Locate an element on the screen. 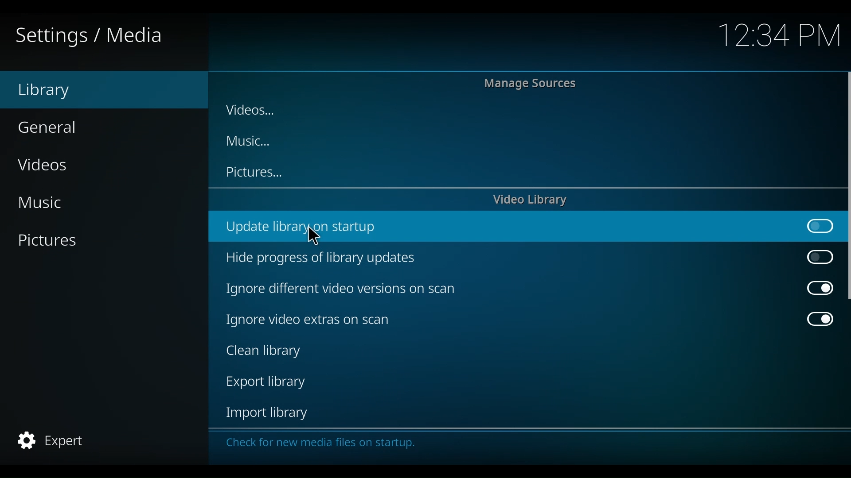 The width and height of the screenshot is (851, 478). Pictures is located at coordinates (256, 173).